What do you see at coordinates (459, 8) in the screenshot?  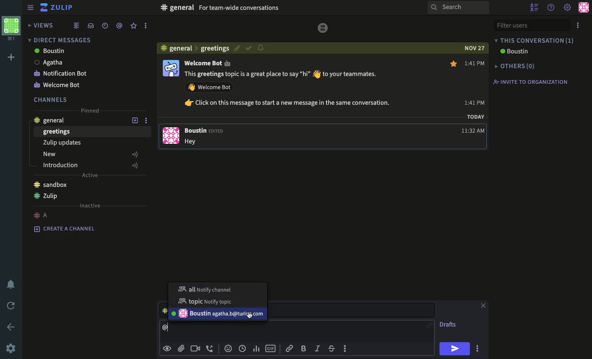 I see `search` at bounding box center [459, 8].